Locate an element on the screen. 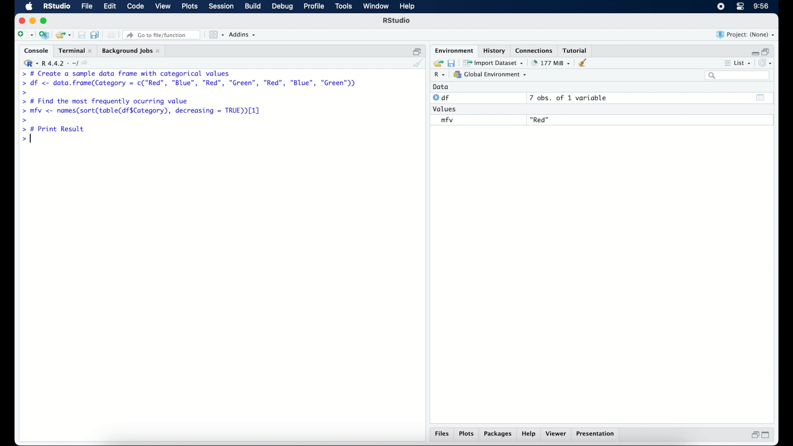 The image size is (793, 446). refresh is located at coordinates (766, 62).